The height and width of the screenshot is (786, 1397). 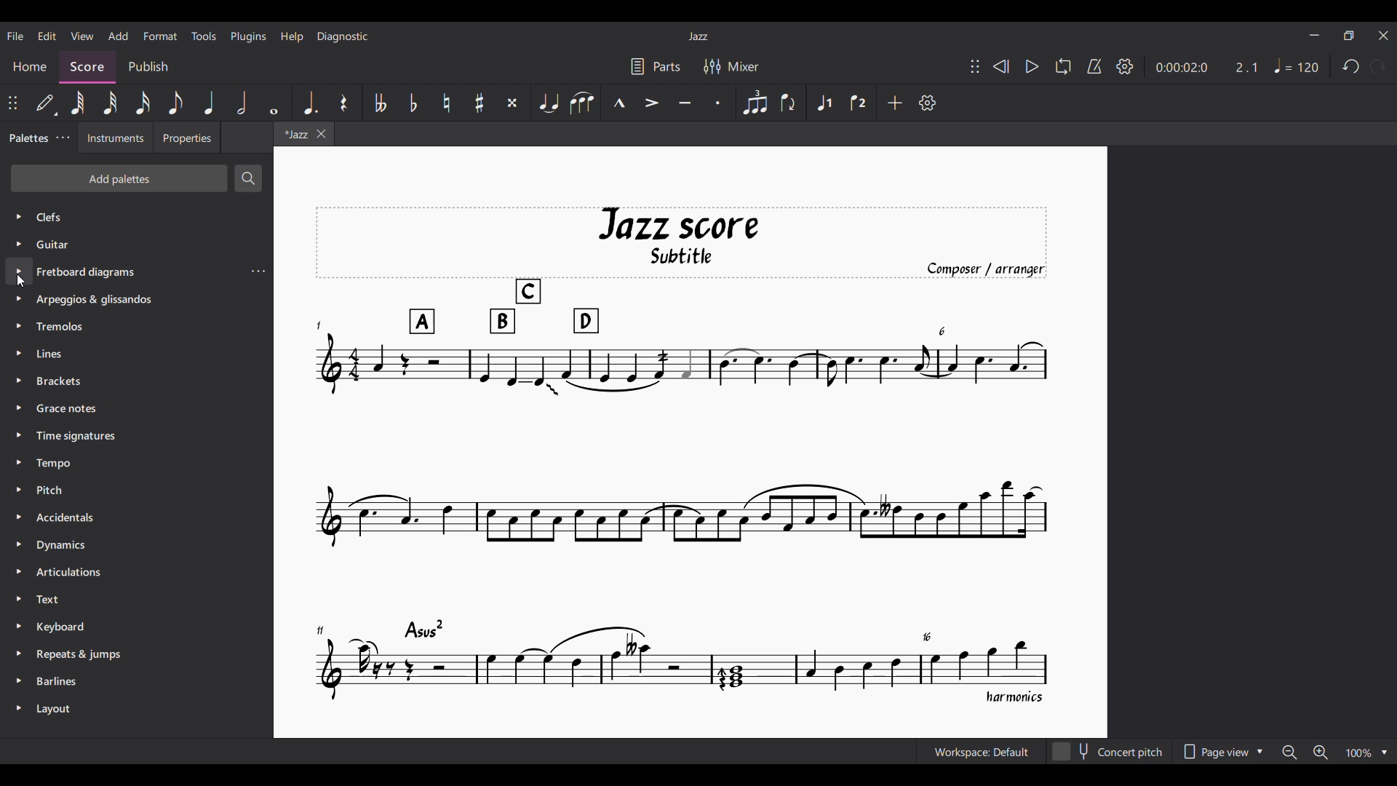 What do you see at coordinates (143, 103) in the screenshot?
I see `16th note` at bounding box center [143, 103].